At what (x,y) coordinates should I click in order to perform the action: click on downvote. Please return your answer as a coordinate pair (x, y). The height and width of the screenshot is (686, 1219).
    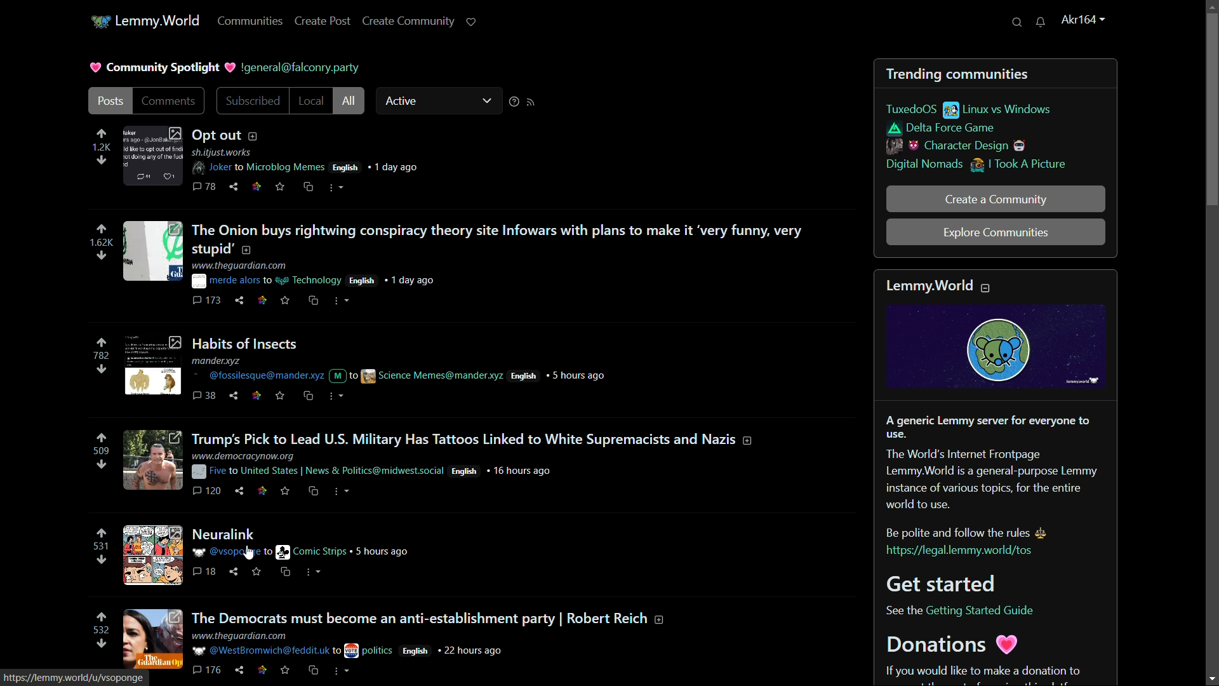
    Looking at the image, I should click on (102, 369).